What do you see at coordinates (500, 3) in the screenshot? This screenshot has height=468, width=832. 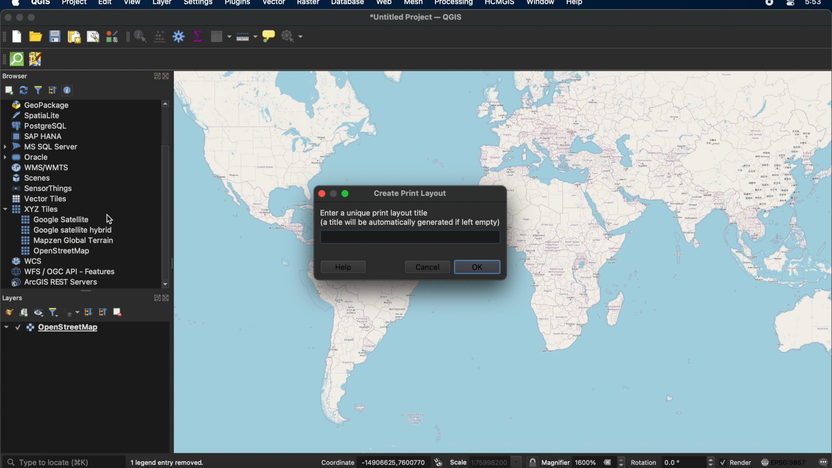 I see `HCMGIS` at bounding box center [500, 3].